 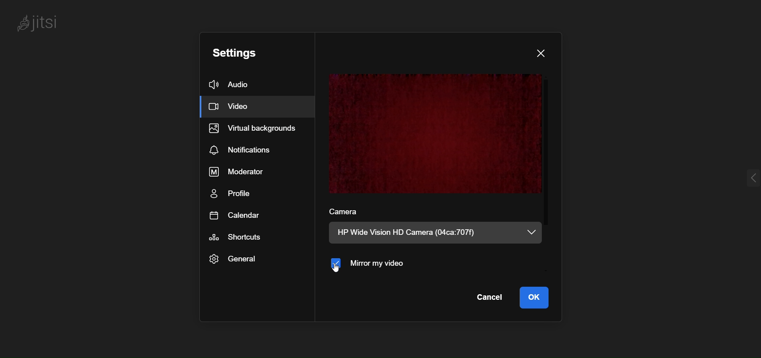 What do you see at coordinates (233, 260) in the screenshot?
I see `general` at bounding box center [233, 260].